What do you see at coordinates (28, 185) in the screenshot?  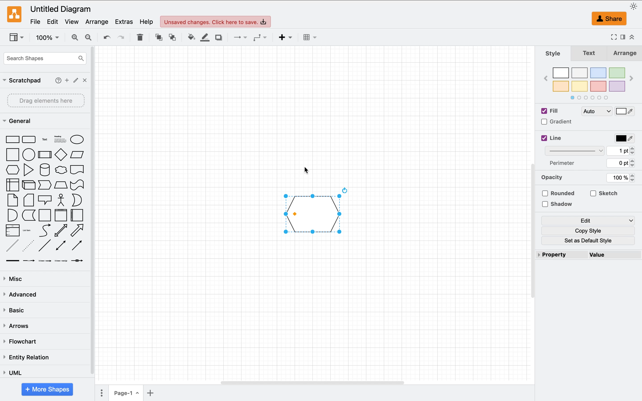 I see `cube` at bounding box center [28, 185].